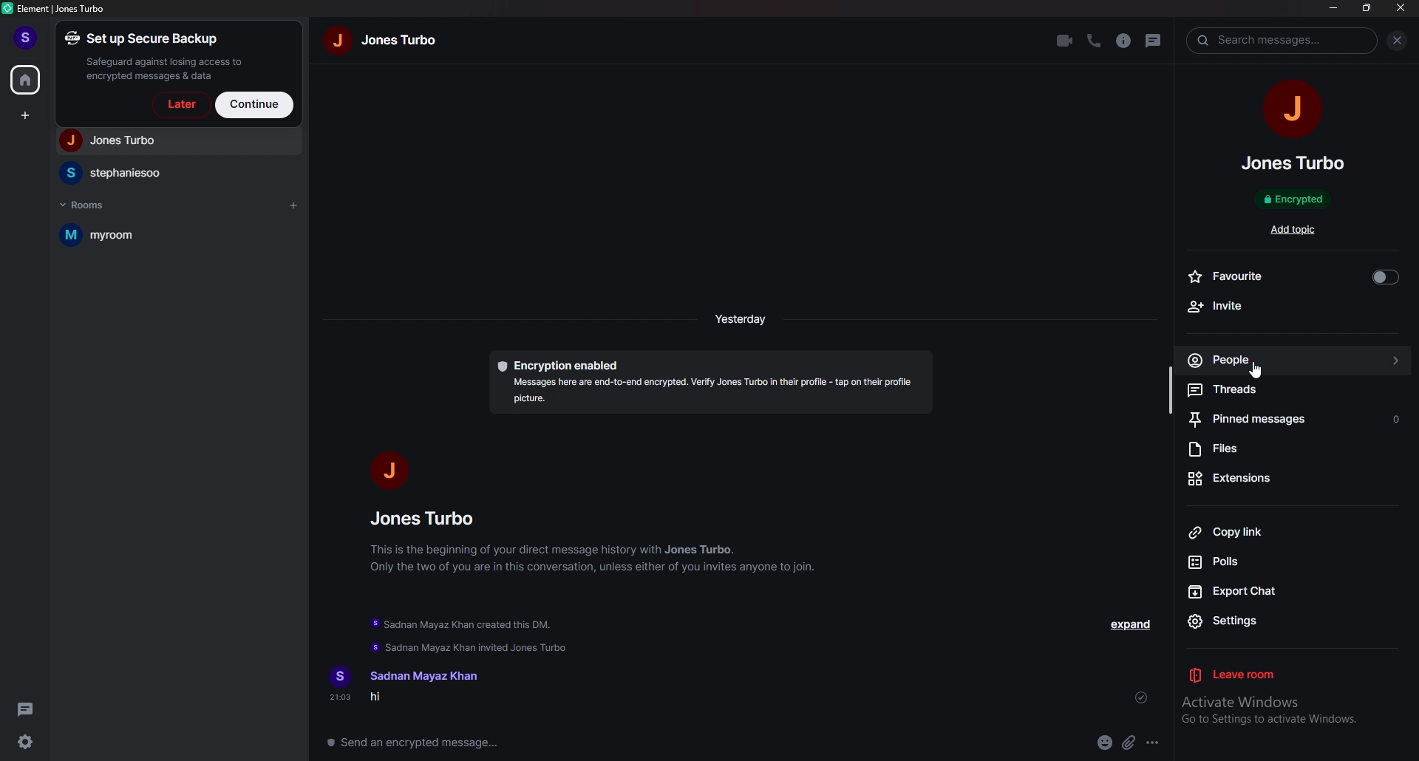 Image resolution: width=1419 pixels, height=761 pixels. I want to click on people, so click(177, 173).